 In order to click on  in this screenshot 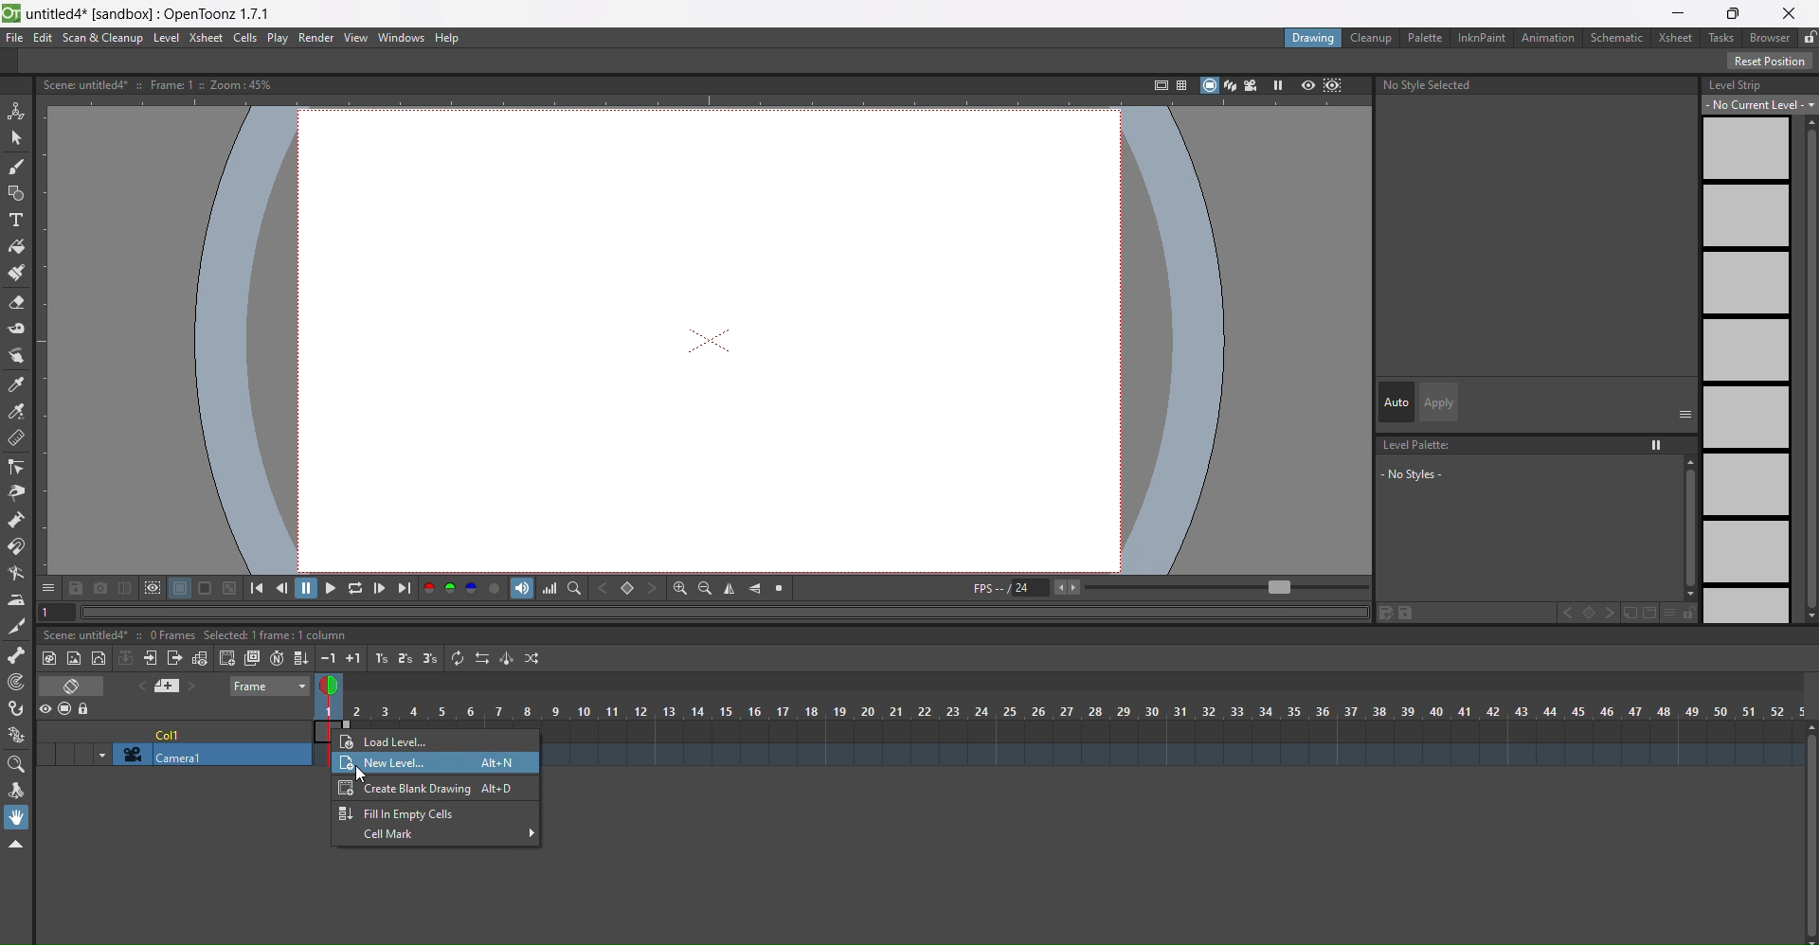, I will do `click(728, 589)`.